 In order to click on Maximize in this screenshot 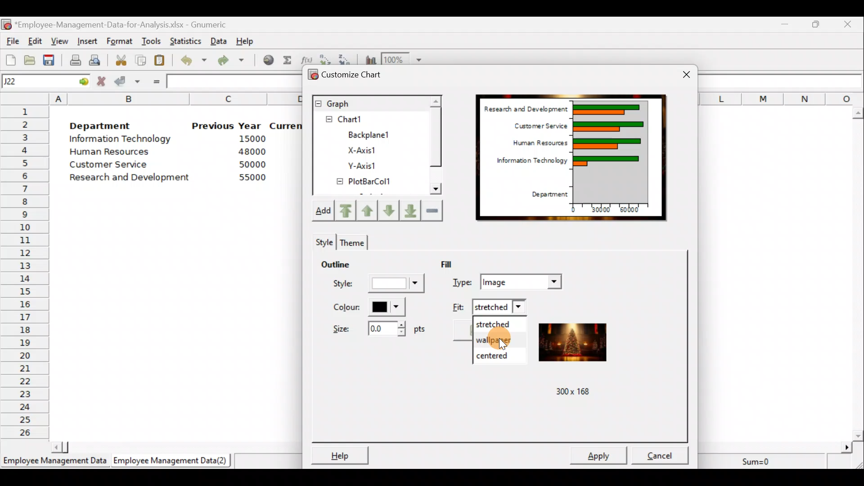, I will do `click(818, 24)`.